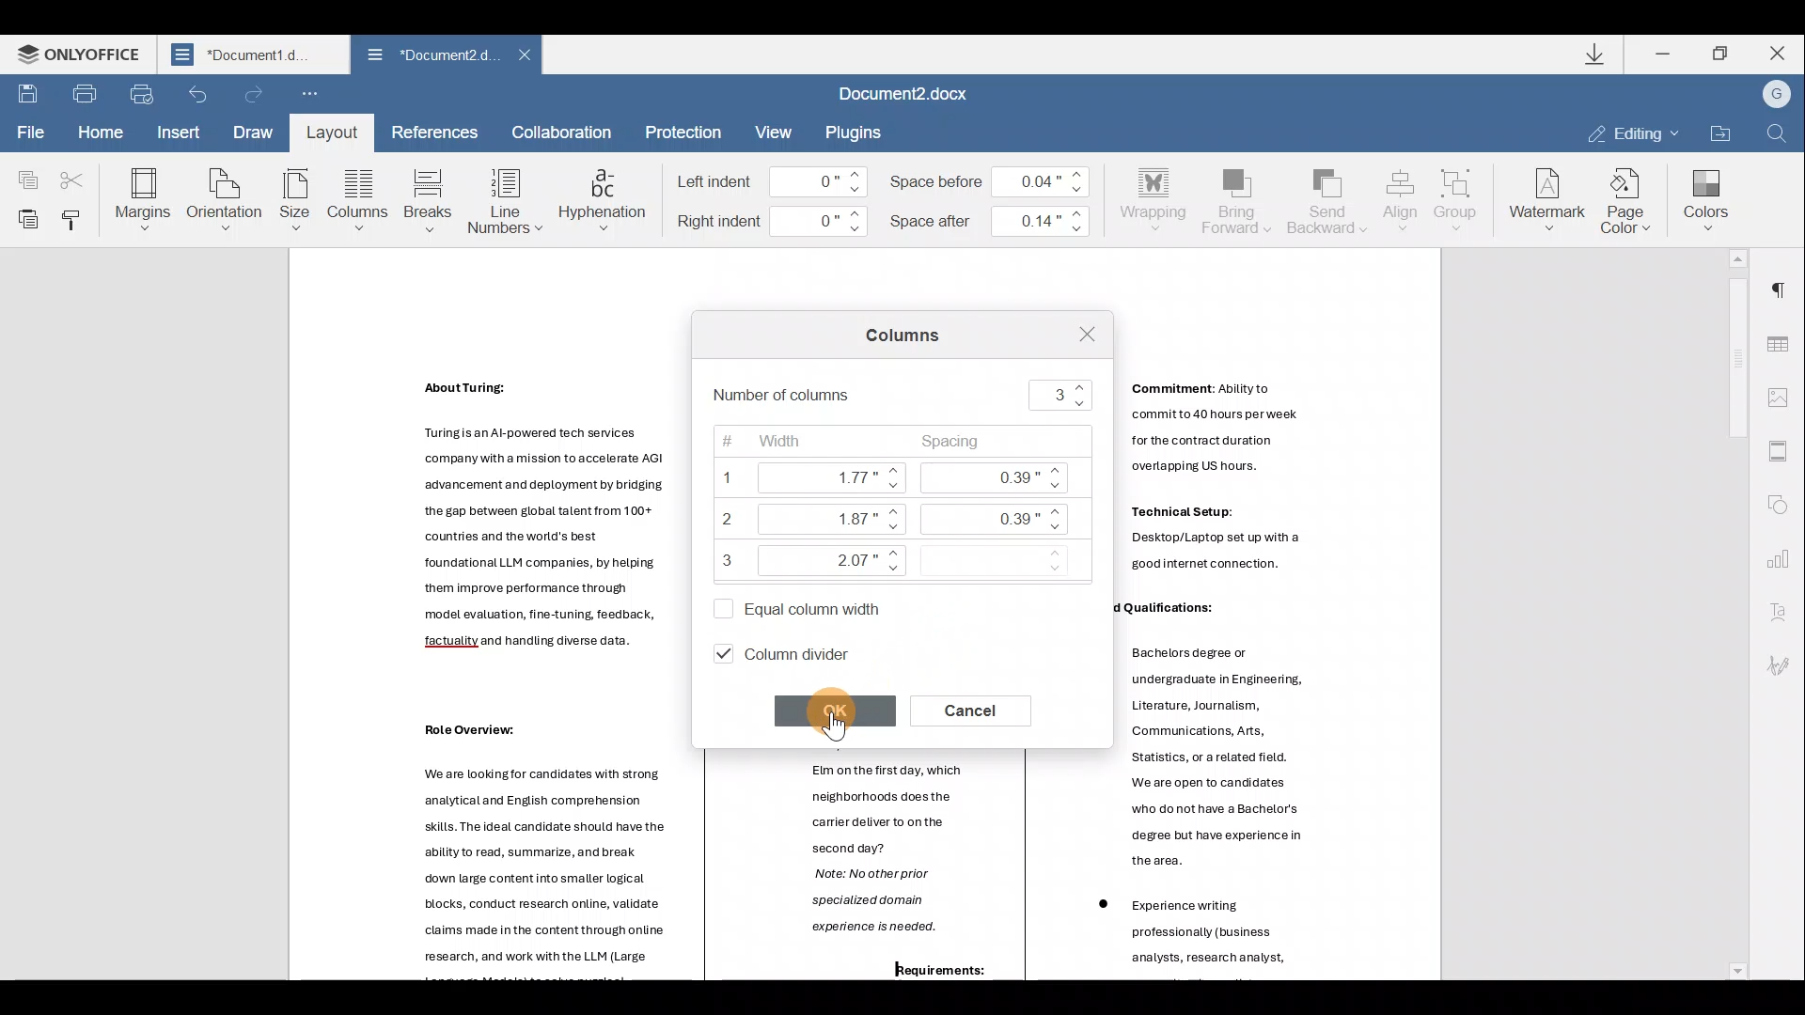 The height and width of the screenshot is (1015, 1805). Describe the element at coordinates (504, 199) in the screenshot. I see `Line numbers` at that location.